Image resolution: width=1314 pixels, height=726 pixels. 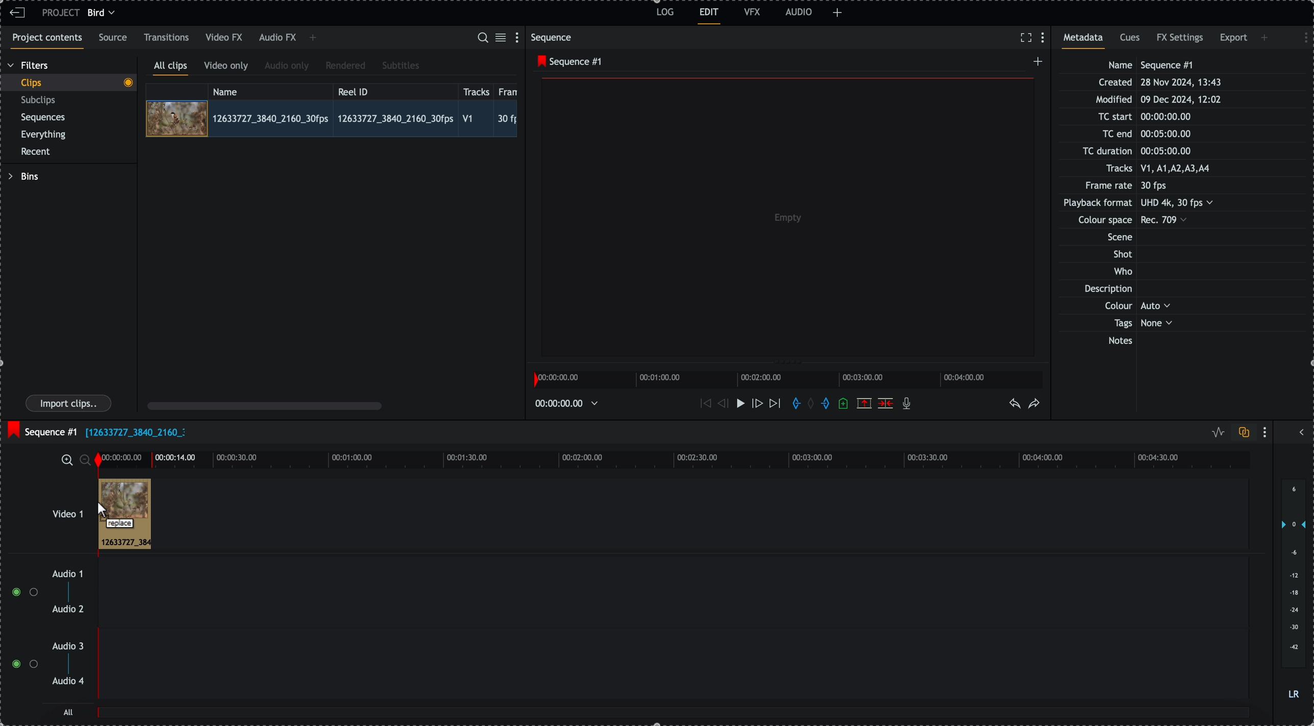 What do you see at coordinates (115, 38) in the screenshot?
I see `source` at bounding box center [115, 38].